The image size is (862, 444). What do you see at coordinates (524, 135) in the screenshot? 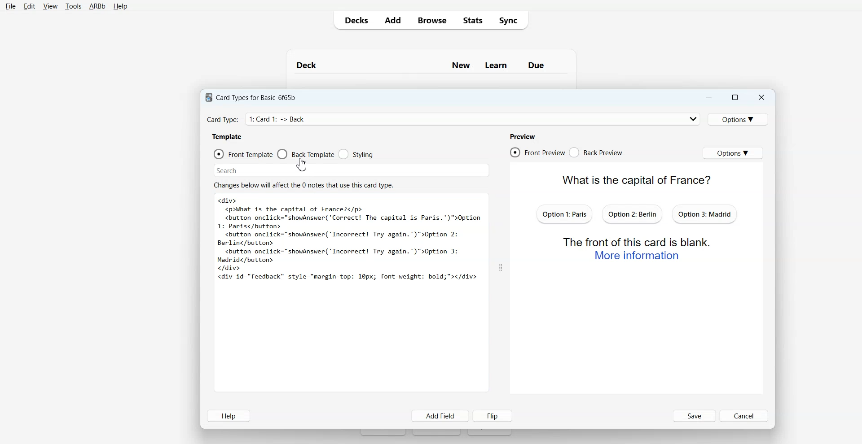
I see `Text 4` at bounding box center [524, 135].